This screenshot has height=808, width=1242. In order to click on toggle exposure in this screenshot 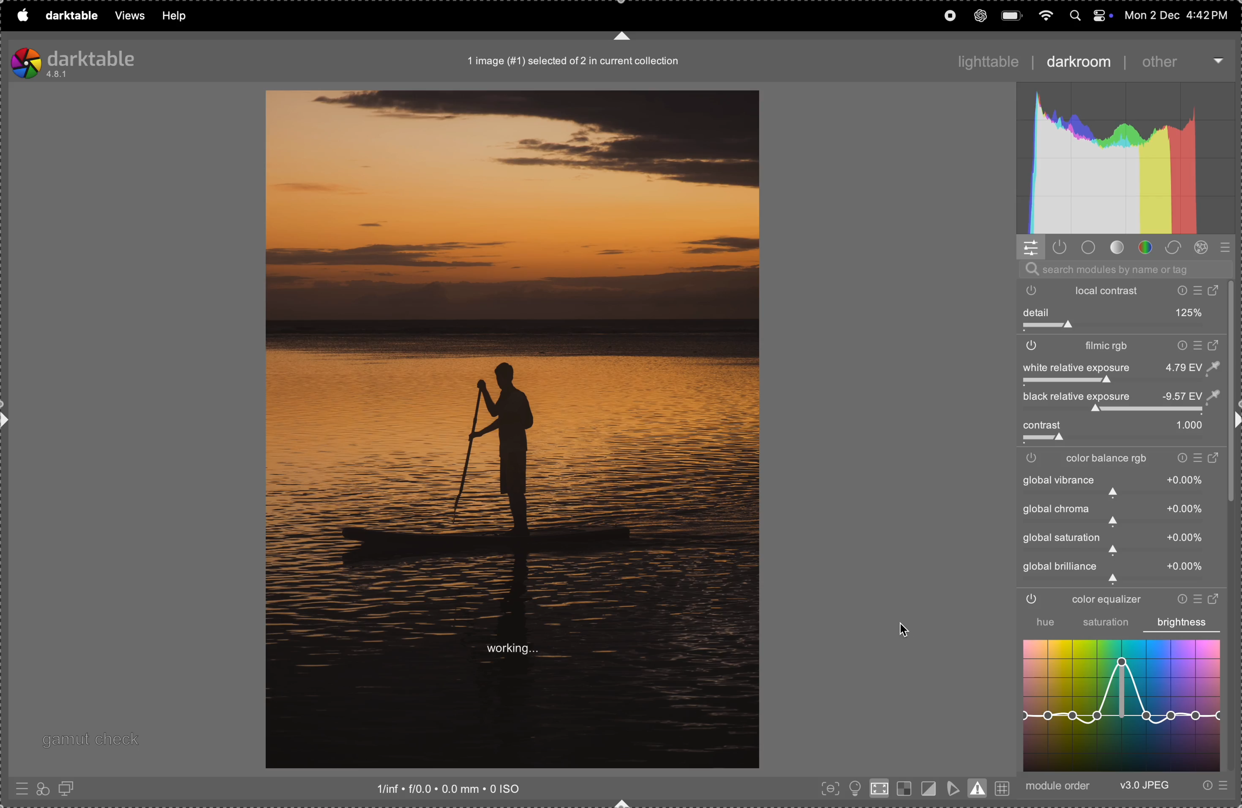, I will do `click(1039, 382)`.